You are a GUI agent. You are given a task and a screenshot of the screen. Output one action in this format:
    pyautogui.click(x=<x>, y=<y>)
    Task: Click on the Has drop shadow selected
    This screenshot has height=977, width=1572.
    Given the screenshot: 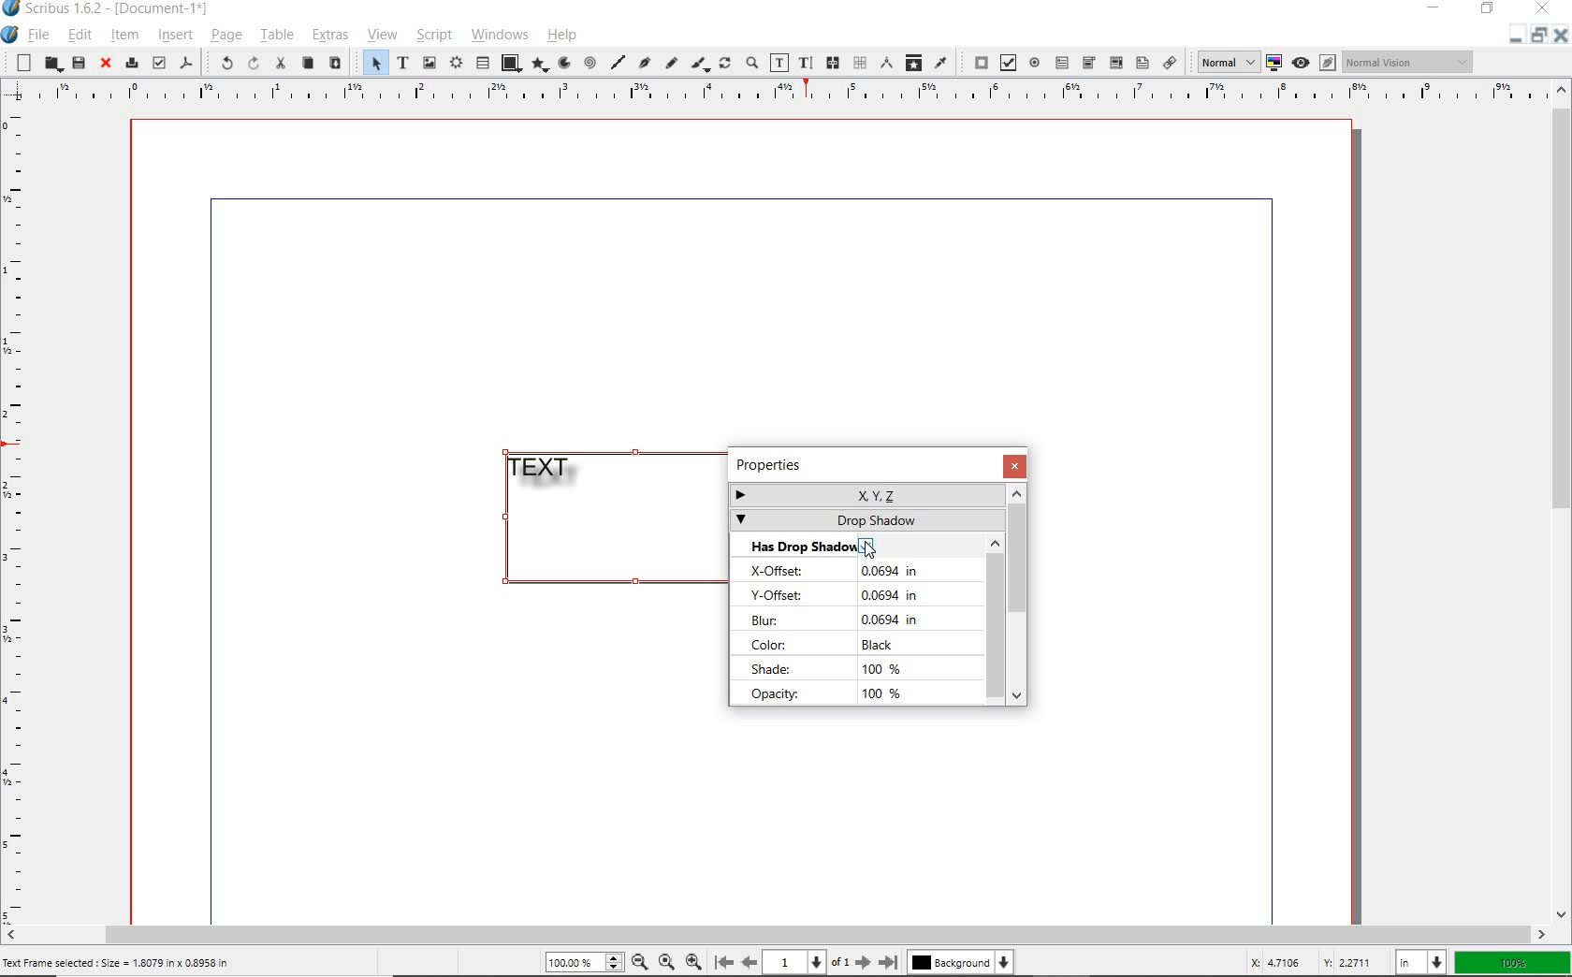 What is the action you would take?
    pyautogui.click(x=832, y=544)
    